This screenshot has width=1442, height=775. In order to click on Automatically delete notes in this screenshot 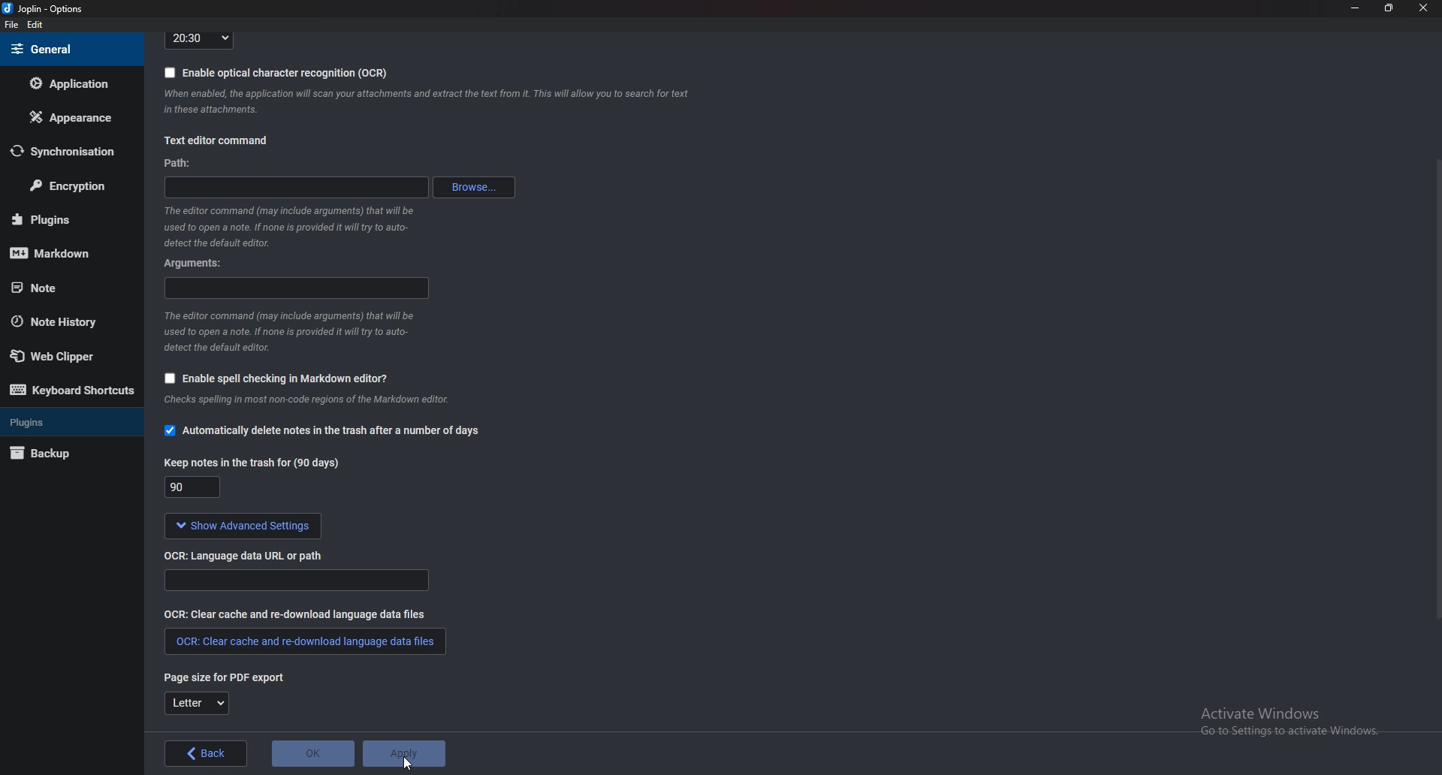, I will do `click(321, 433)`.